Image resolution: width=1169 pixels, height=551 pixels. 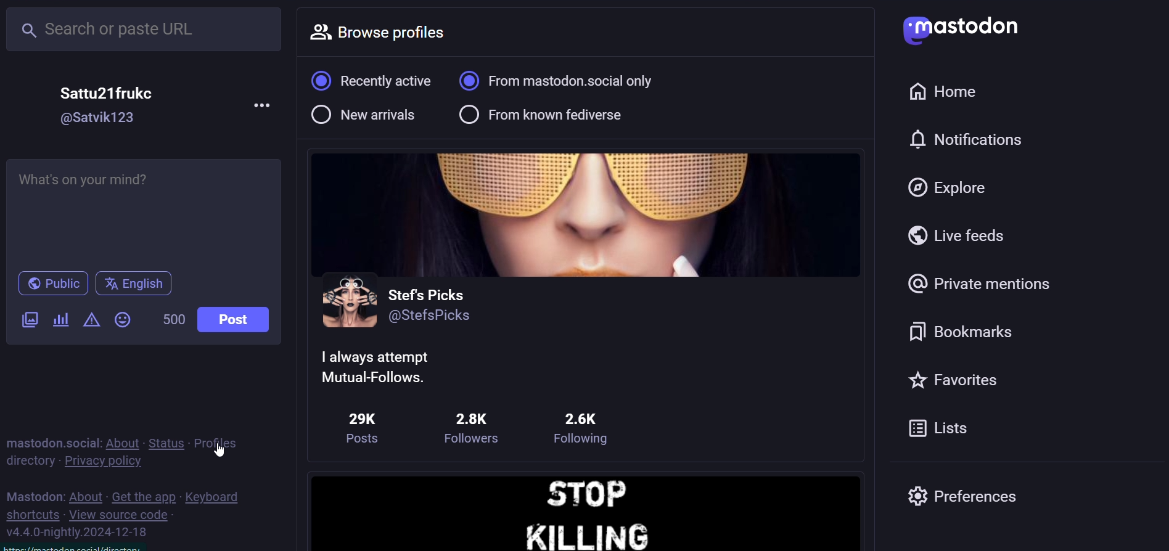 I want to click on id, so click(x=430, y=319).